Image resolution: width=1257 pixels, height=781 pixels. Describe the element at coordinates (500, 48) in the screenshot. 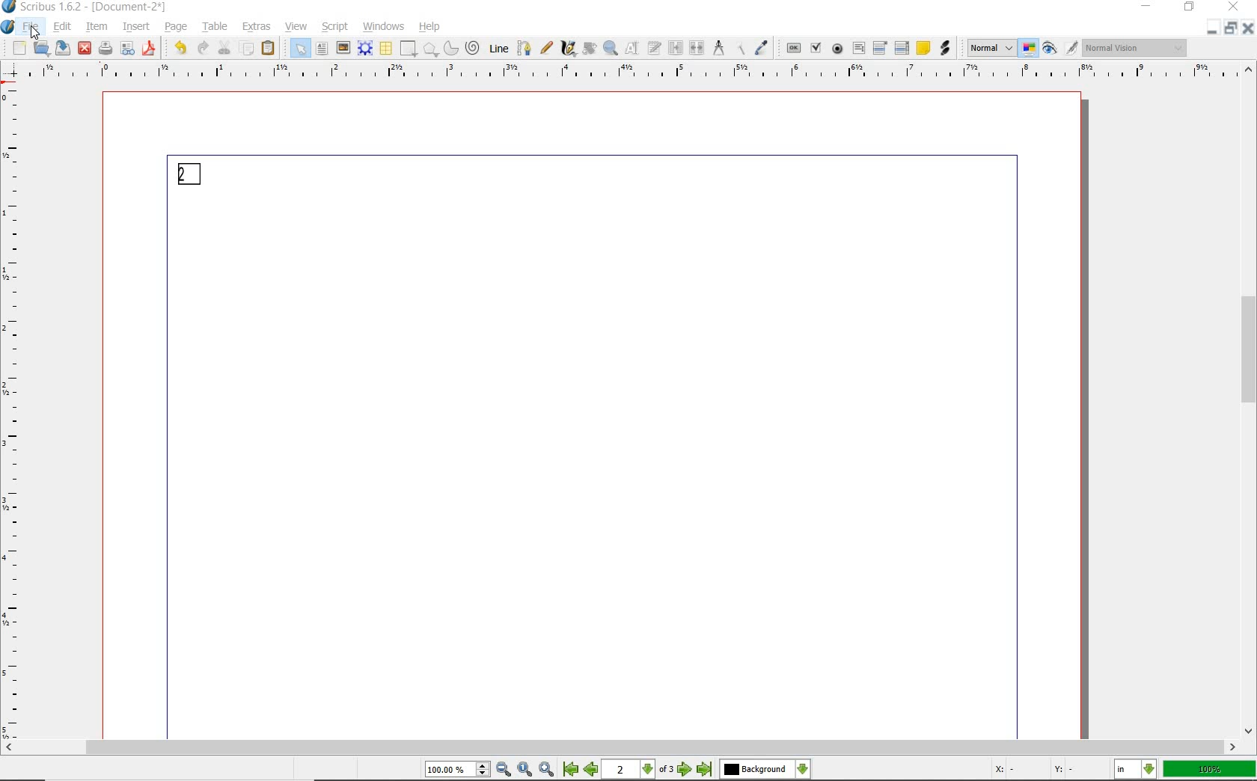

I see `line` at that location.